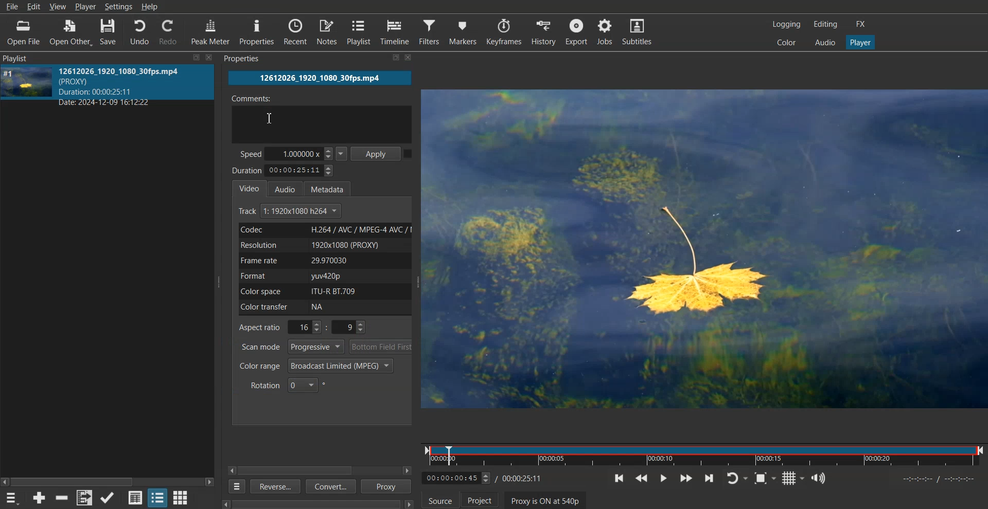 This screenshot has width=988, height=509. Describe the element at coordinates (135, 497) in the screenshot. I see `View as detail` at that location.